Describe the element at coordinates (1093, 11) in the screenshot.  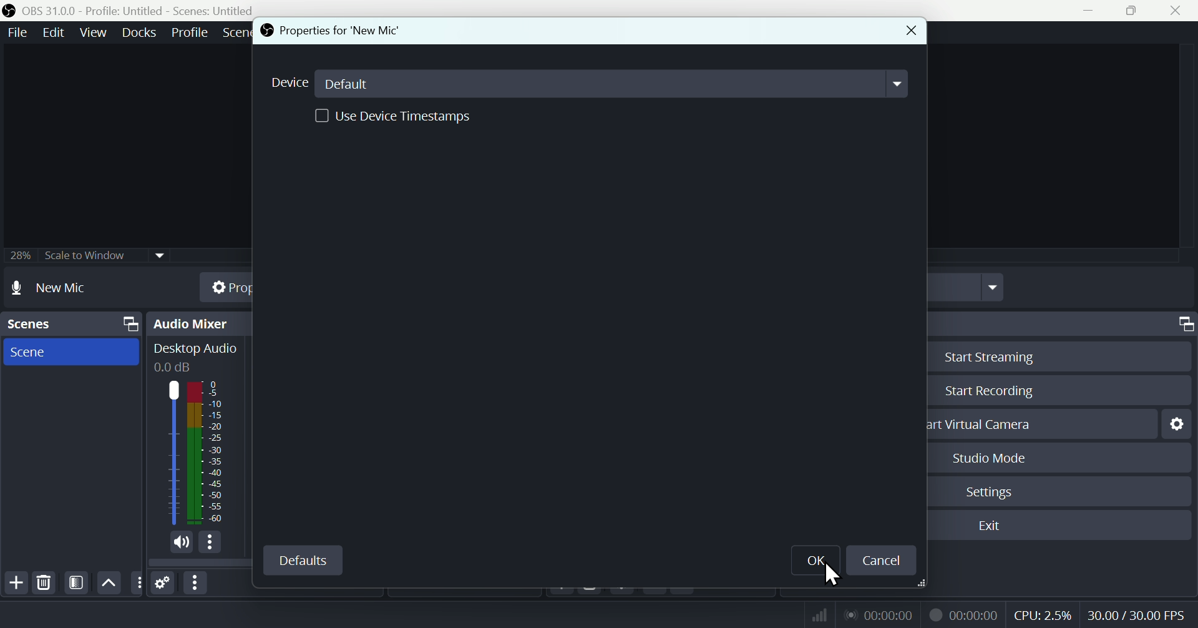
I see `minimize` at that location.